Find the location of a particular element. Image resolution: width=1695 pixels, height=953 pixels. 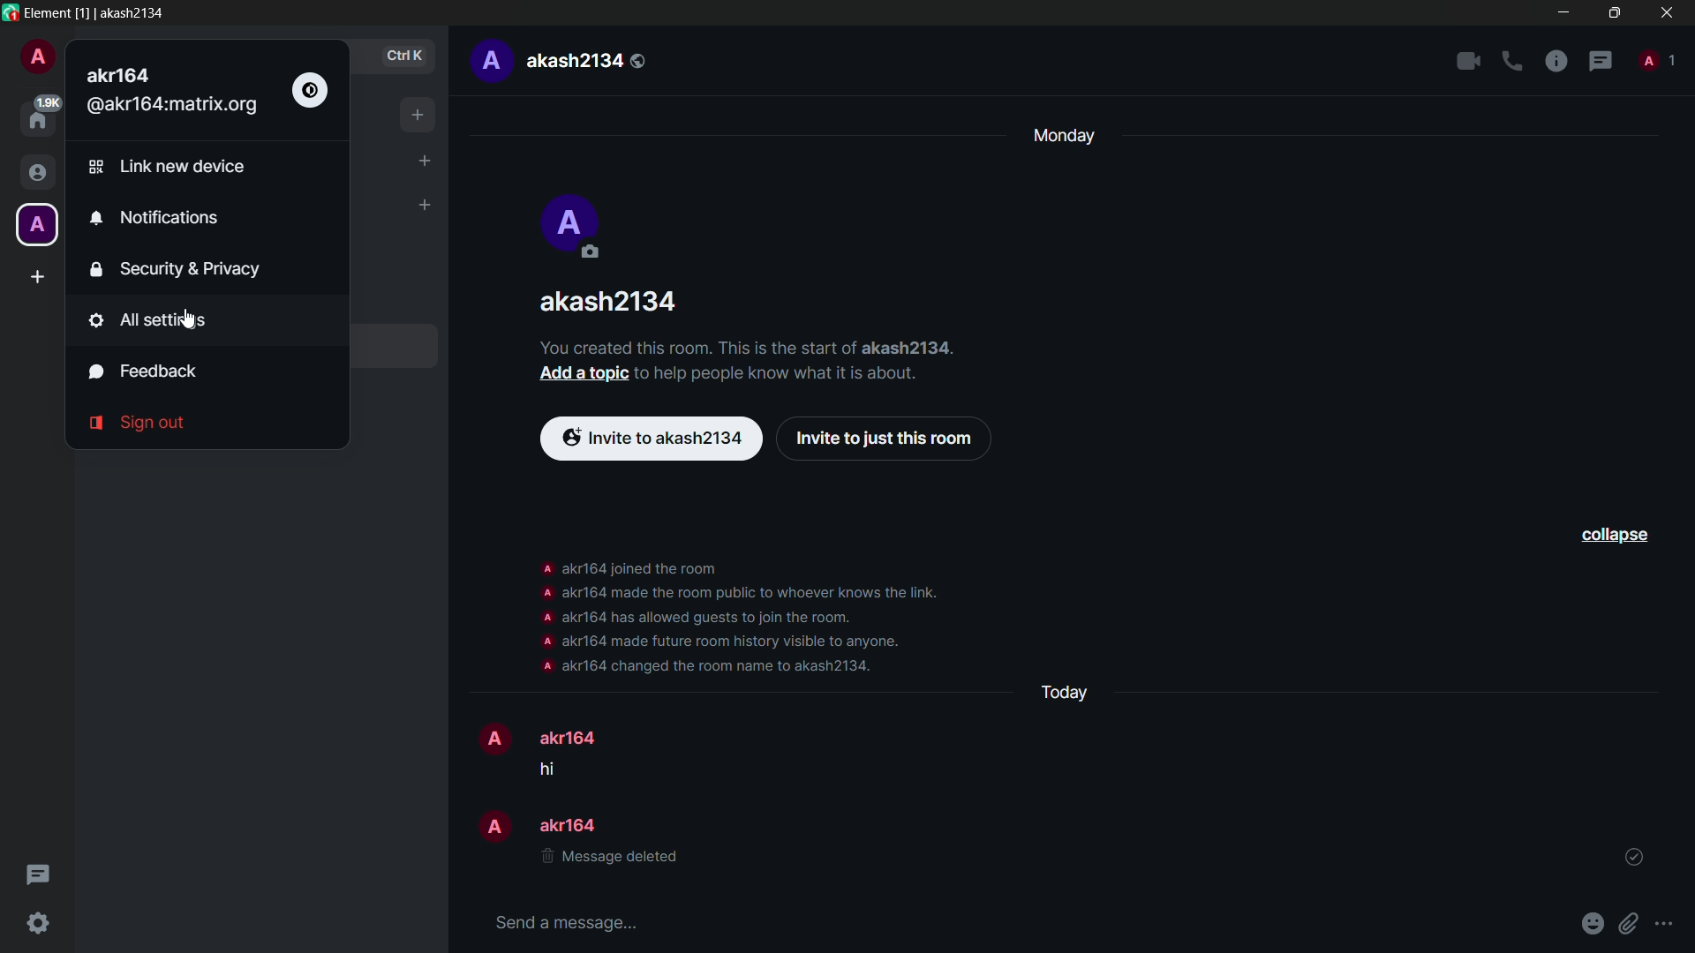

message deleted is located at coordinates (610, 859).